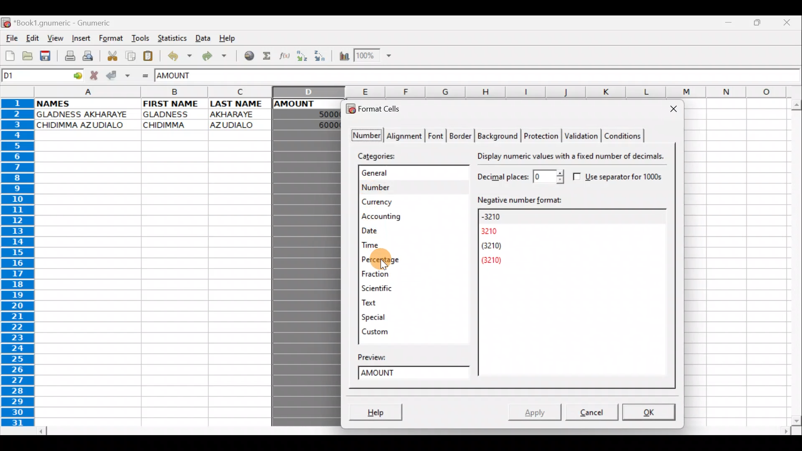 The image size is (802, 451). Describe the element at coordinates (322, 125) in the screenshot. I see `60000` at that location.